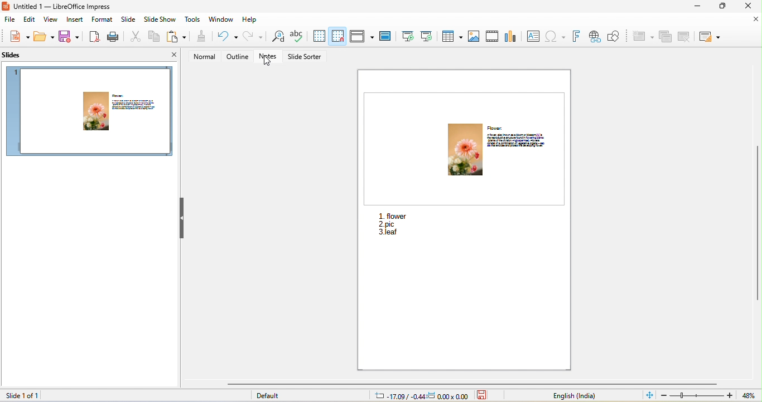 The height and width of the screenshot is (402, 762). Describe the element at coordinates (471, 384) in the screenshot. I see `horizontal scrollbar` at that location.